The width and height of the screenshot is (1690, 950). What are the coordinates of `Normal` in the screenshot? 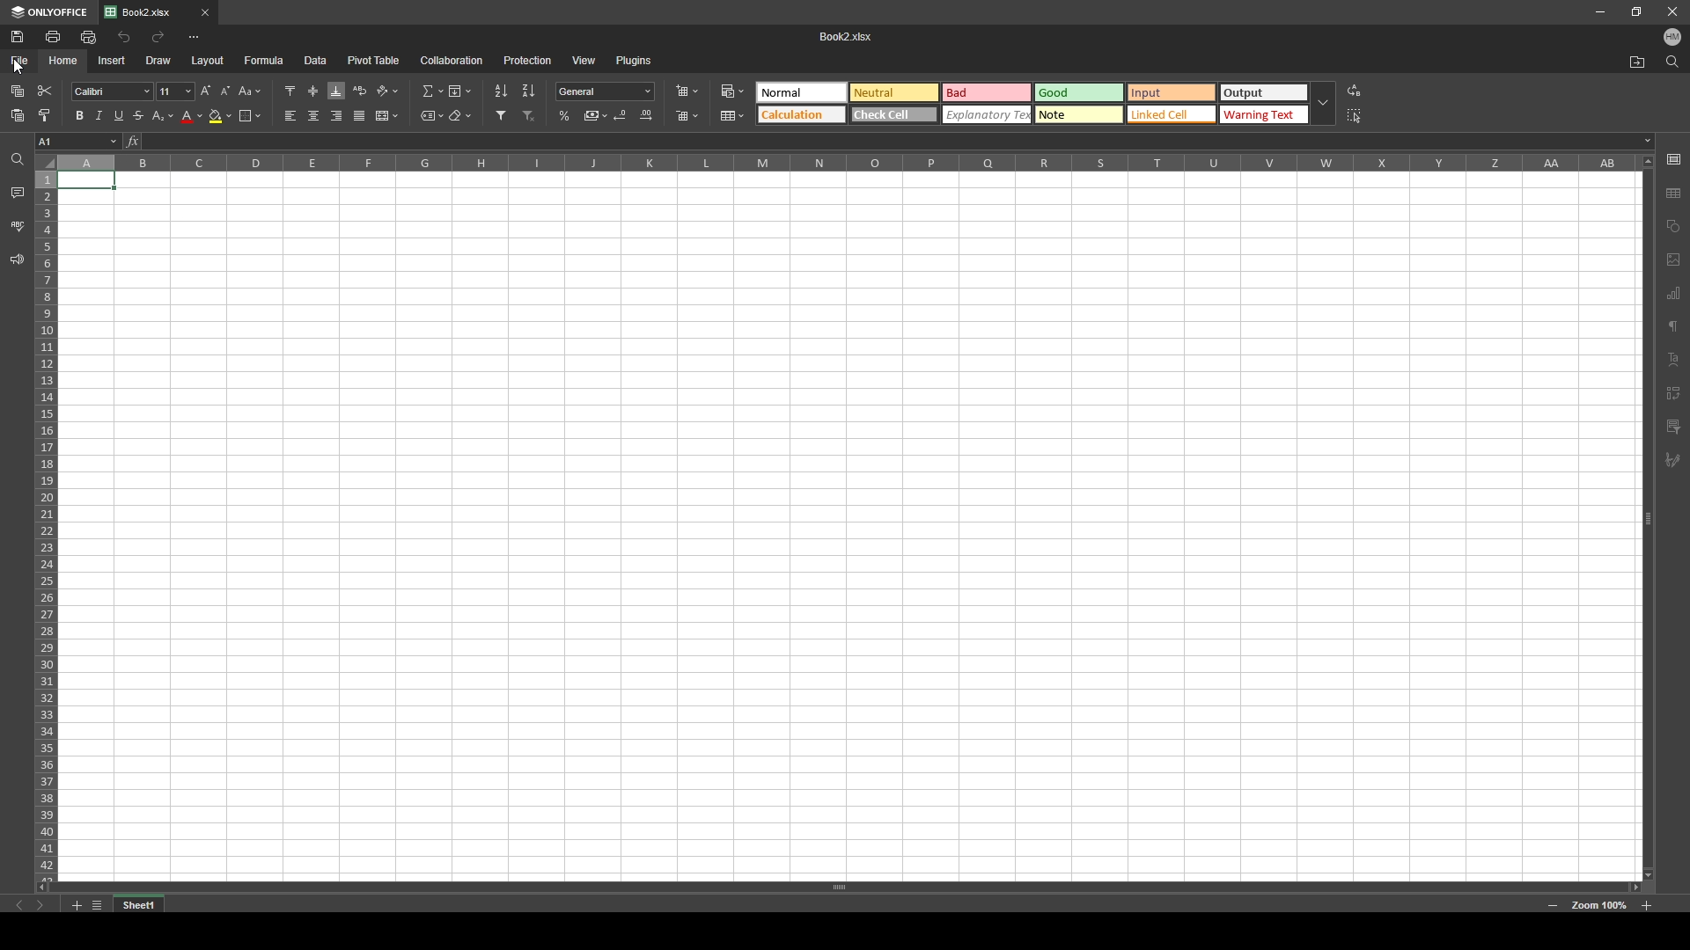 It's located at (803, 92).